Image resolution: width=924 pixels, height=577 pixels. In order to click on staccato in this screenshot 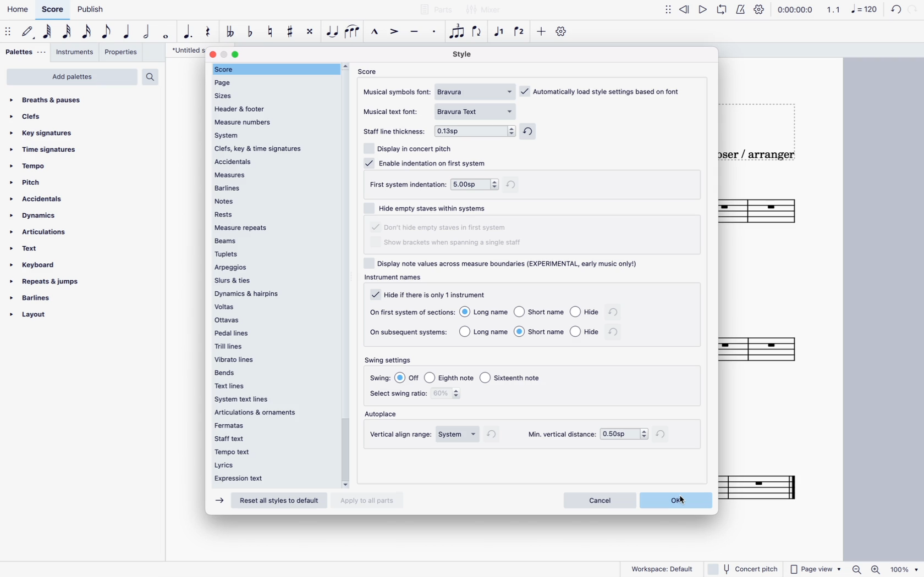, I will do `click(434, 35)`.